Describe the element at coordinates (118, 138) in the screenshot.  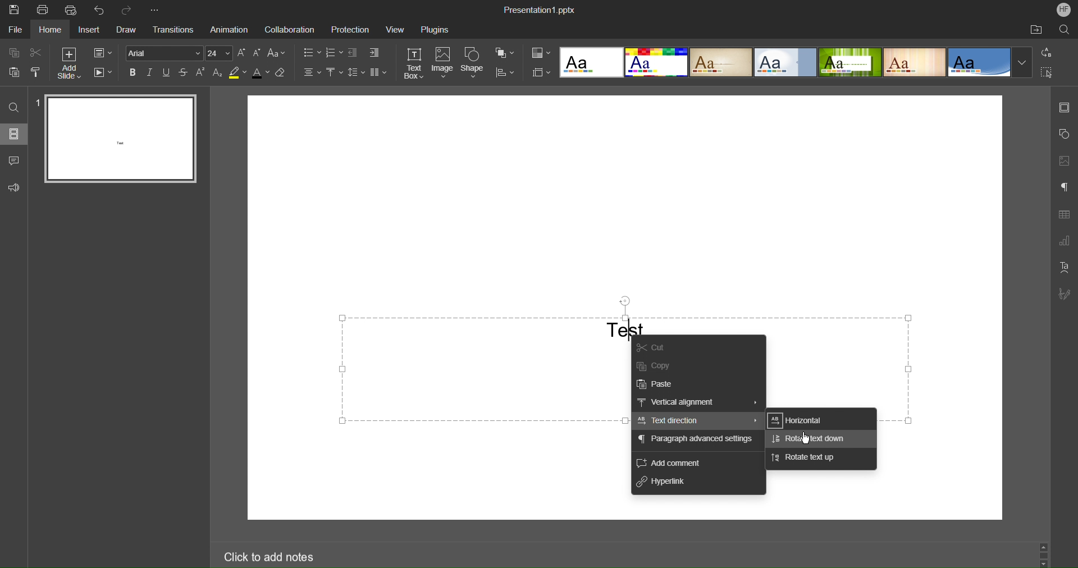
I see `Slide 1` at that location.